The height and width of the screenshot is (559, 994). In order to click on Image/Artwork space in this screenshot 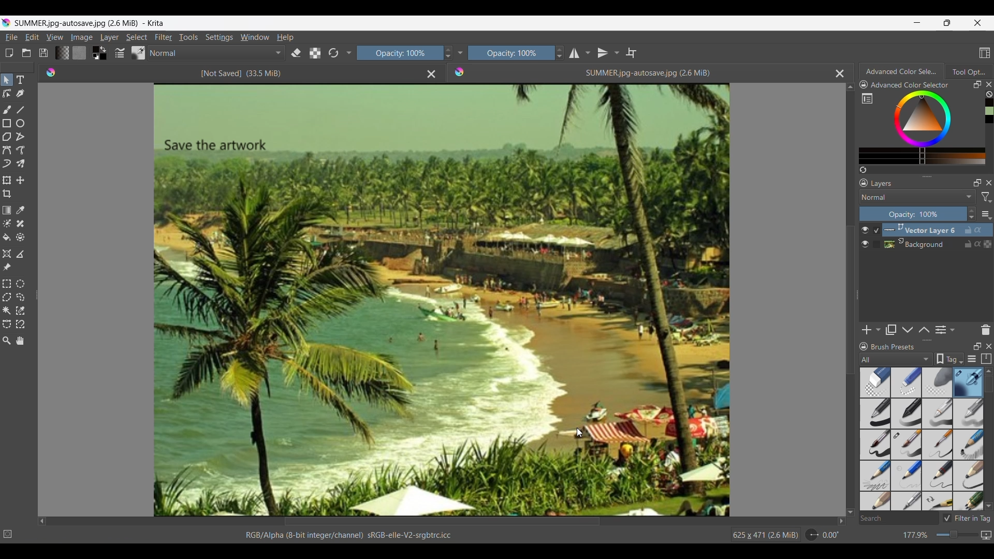, I will do `click(438, 298)`.